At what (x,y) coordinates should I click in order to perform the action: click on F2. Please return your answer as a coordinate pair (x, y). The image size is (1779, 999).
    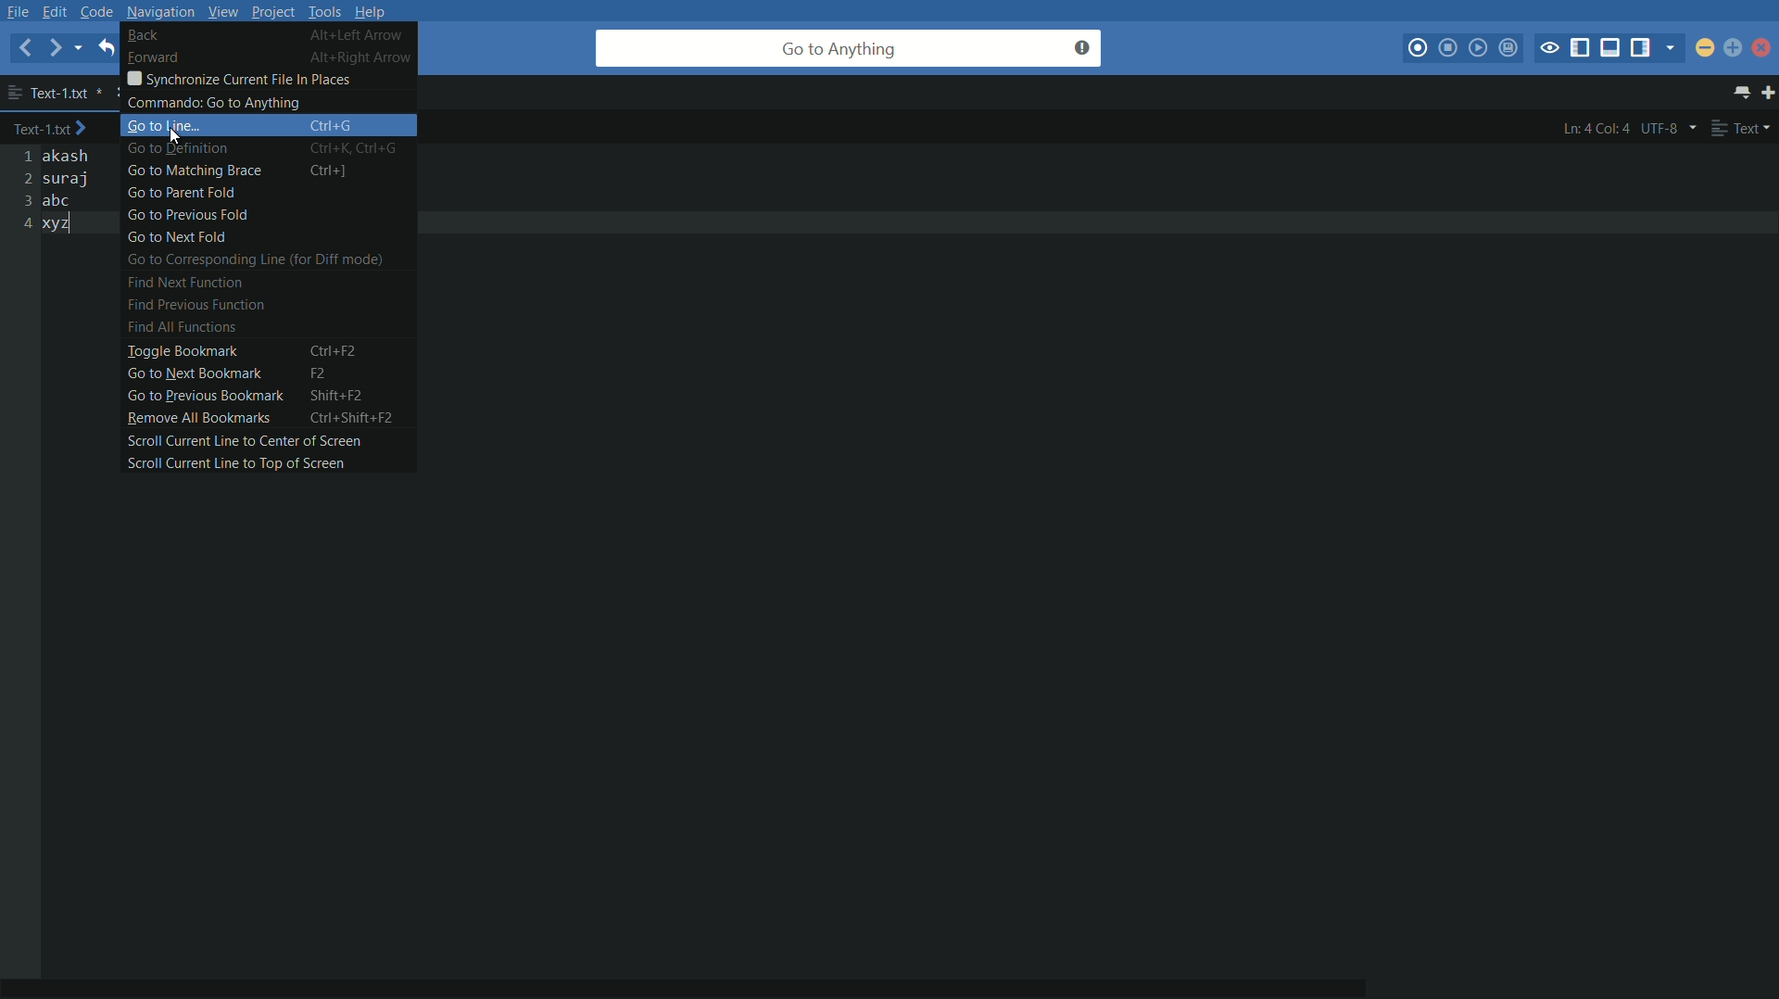
    Looking at the image, I should click on (326, 374).